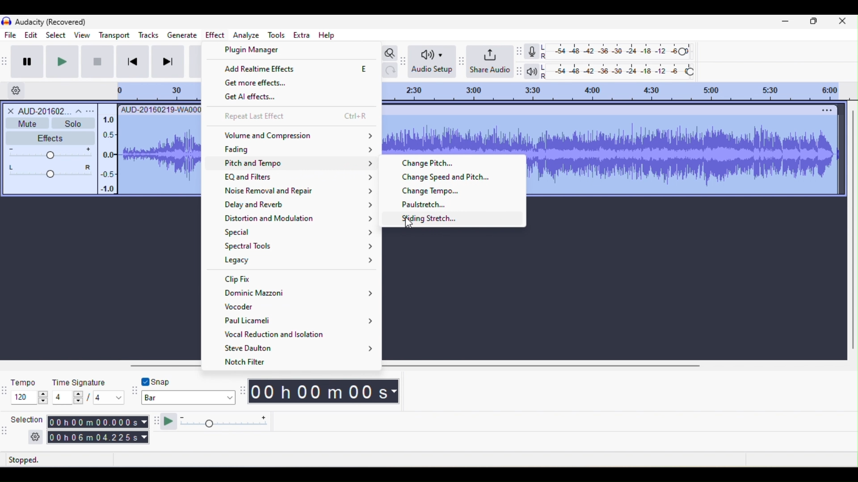 The width and height of the screenshot is (858, 482). Describe the element at coordinates (46, 138) in the screenshot. I see `Effects` at that location.